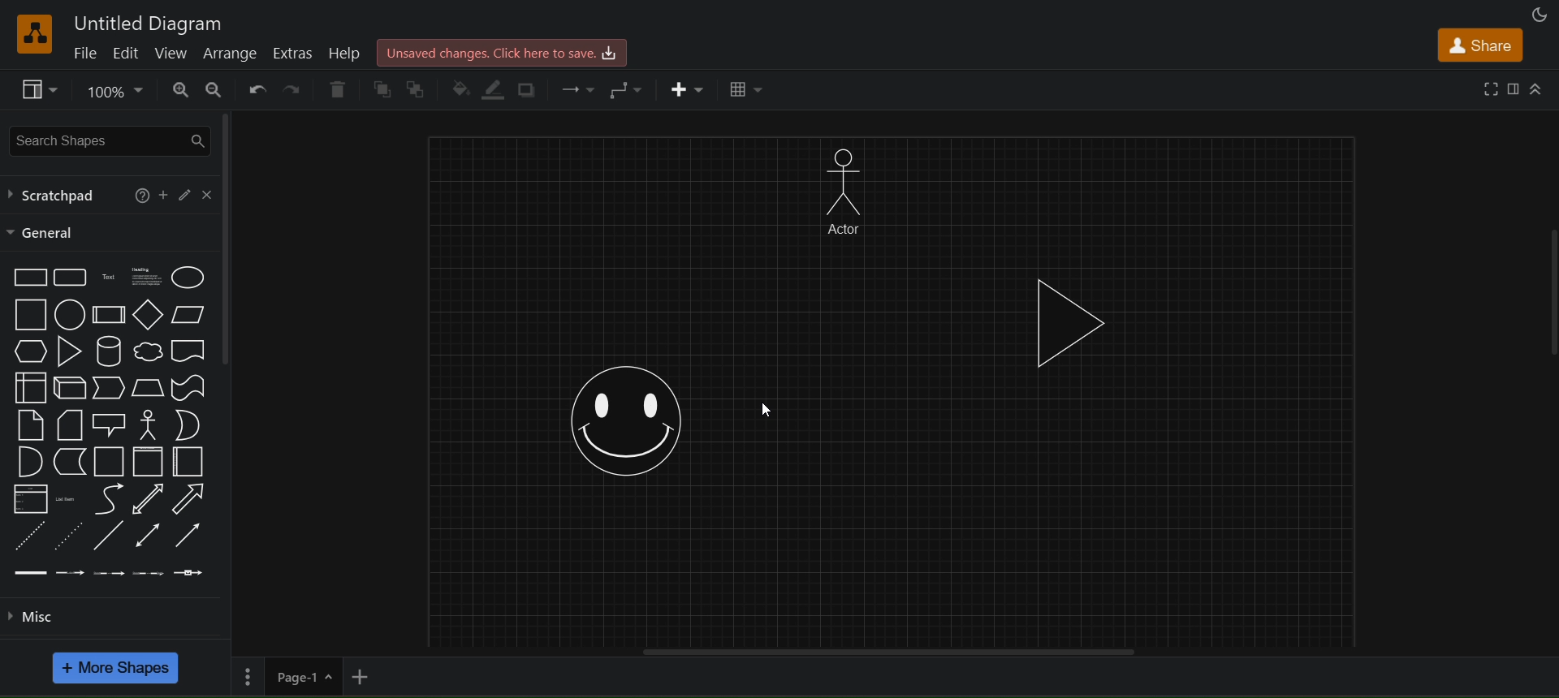 The height and width of the screenshot is (698, 1559). Describe the element at coordinates (84, 53) in the screenshot. I see `file` at that location.